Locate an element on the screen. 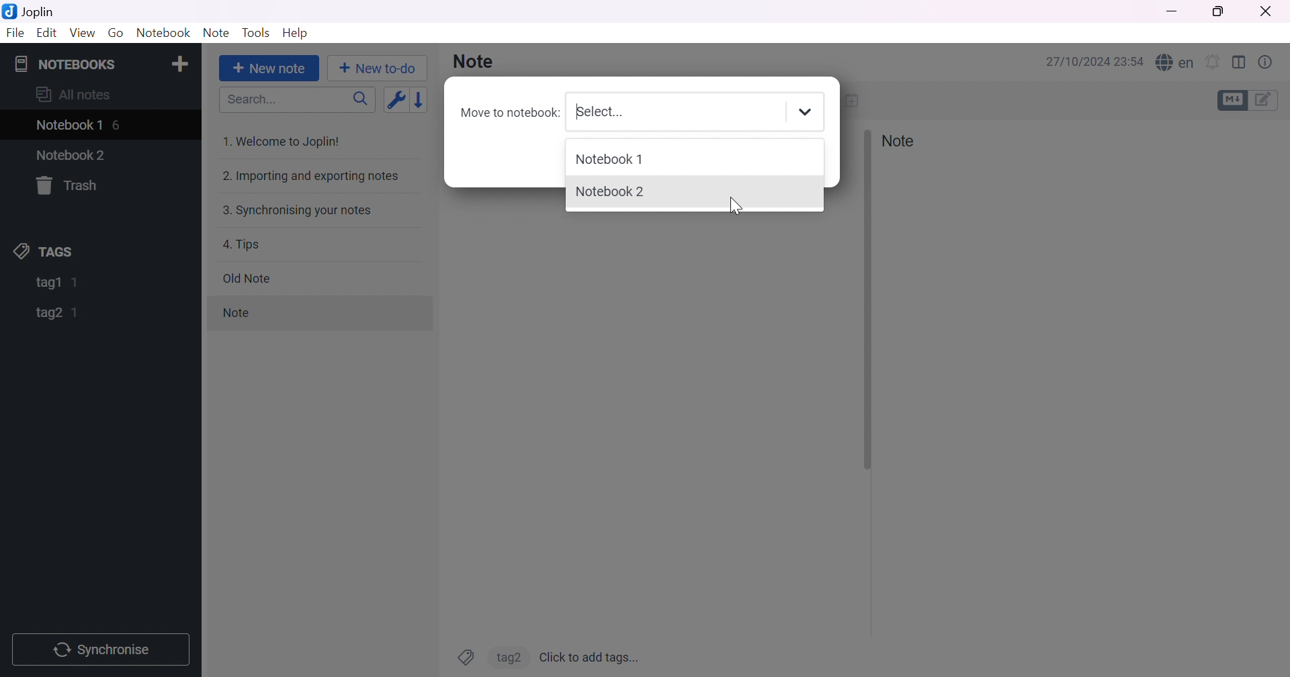 Image resolution: width=1290 pixels, height=677 pixels. Move to notebook: is located at coordinates (509, 113).